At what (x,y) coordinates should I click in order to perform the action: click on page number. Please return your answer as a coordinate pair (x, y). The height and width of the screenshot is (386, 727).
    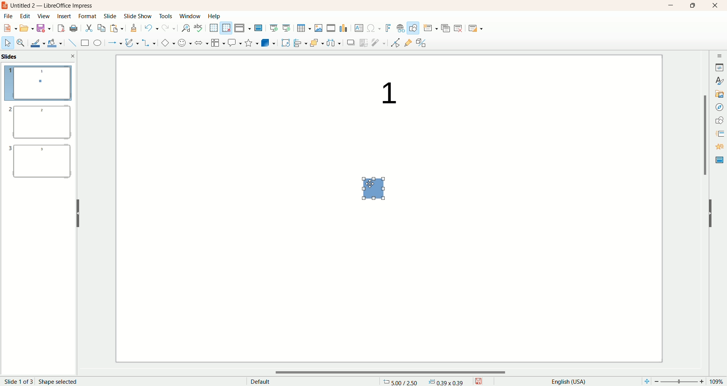
    Looking at the image, I should click on (18, 381).